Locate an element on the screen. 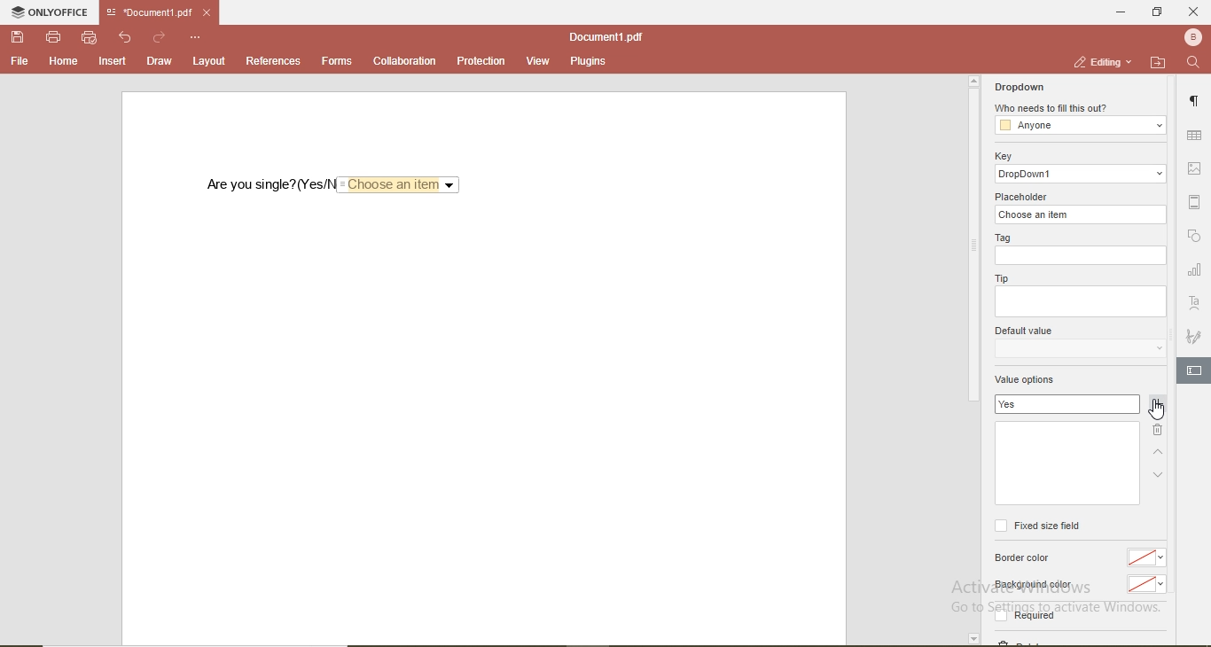  choose an item is located at coordinates (1078, 215).